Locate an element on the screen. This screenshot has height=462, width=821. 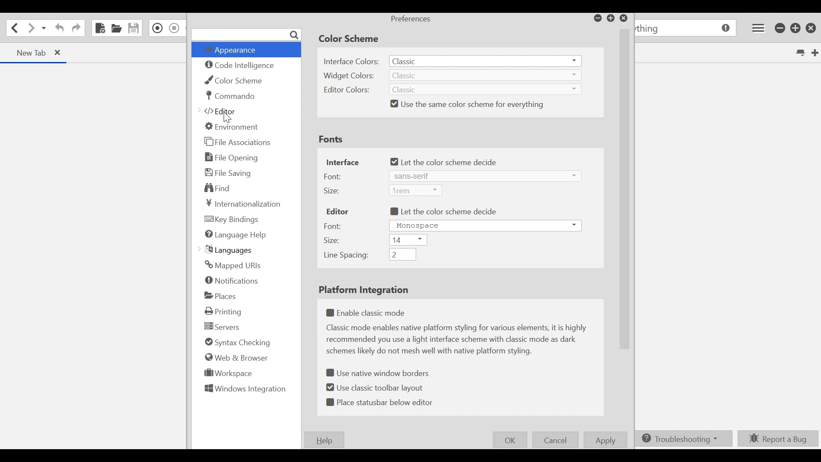
cursor is located at coordinates (226, 118).